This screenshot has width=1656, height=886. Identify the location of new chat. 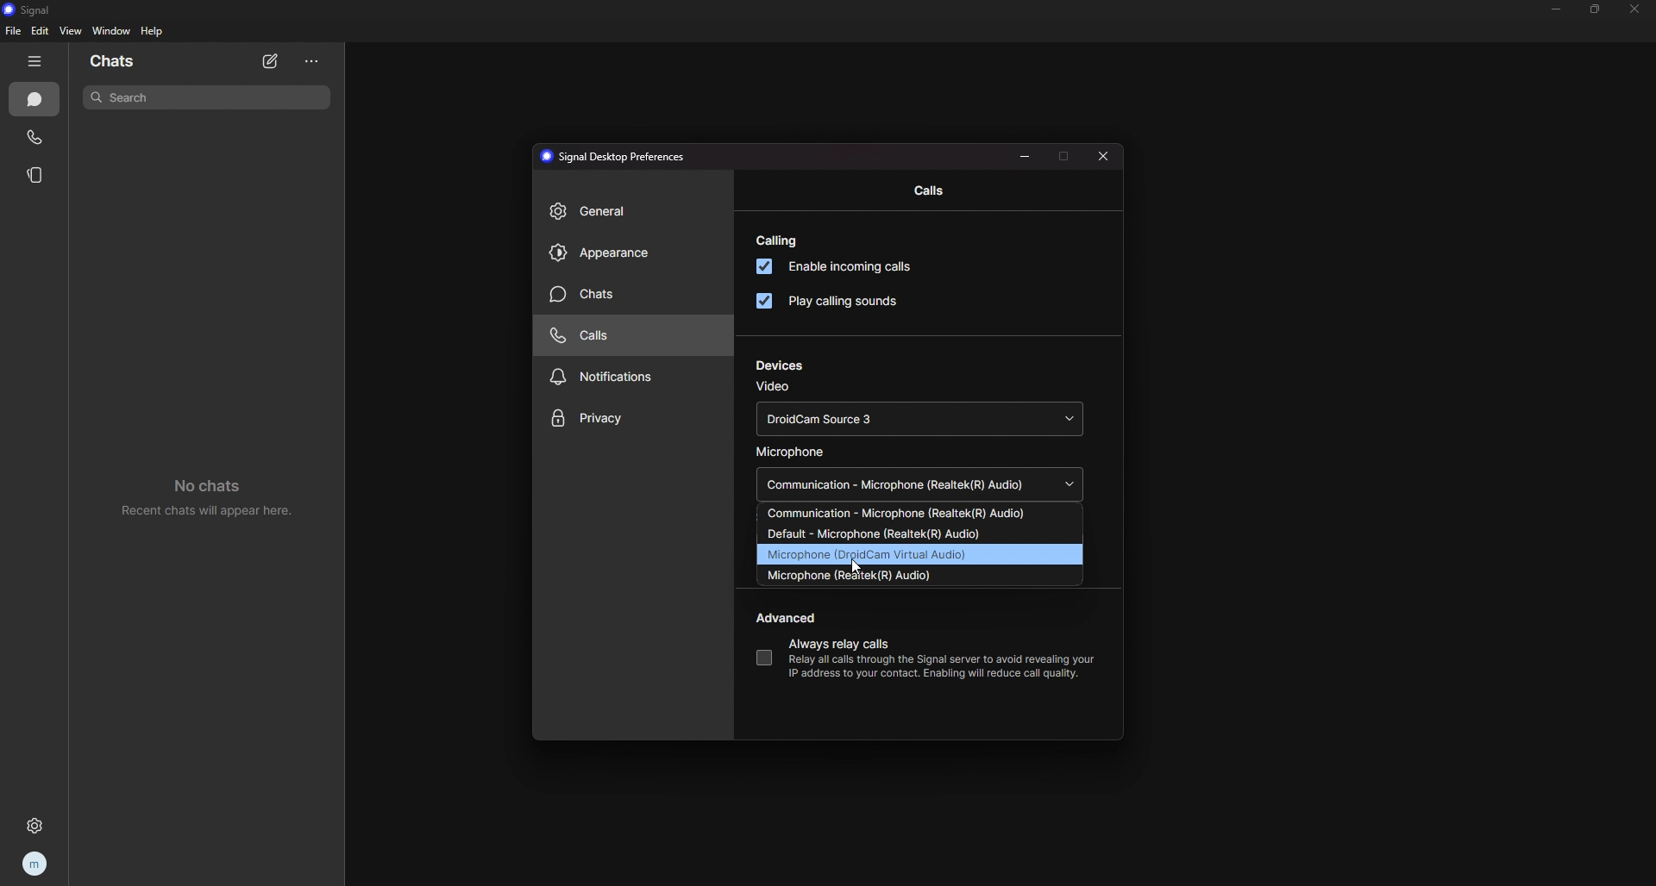
(272, 63).